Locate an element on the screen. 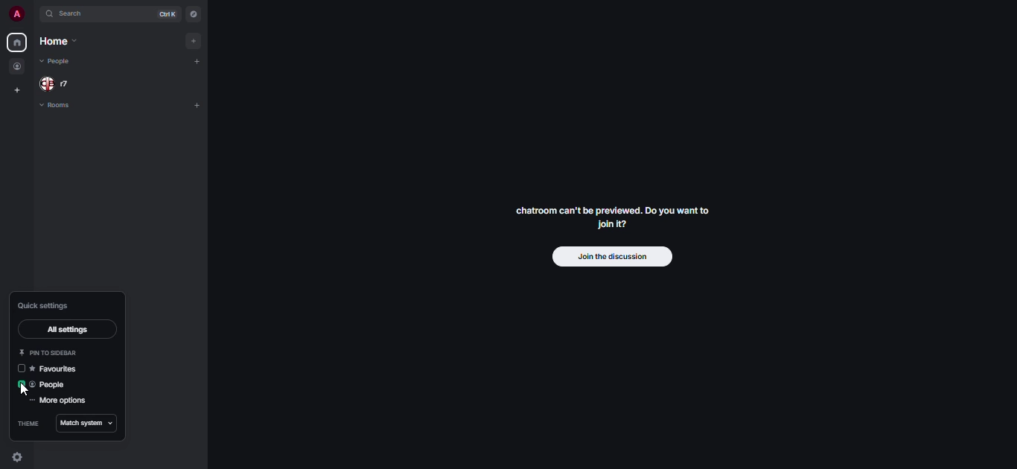 The image size is (1017, 469). expand is located at coordinates (34, 14).